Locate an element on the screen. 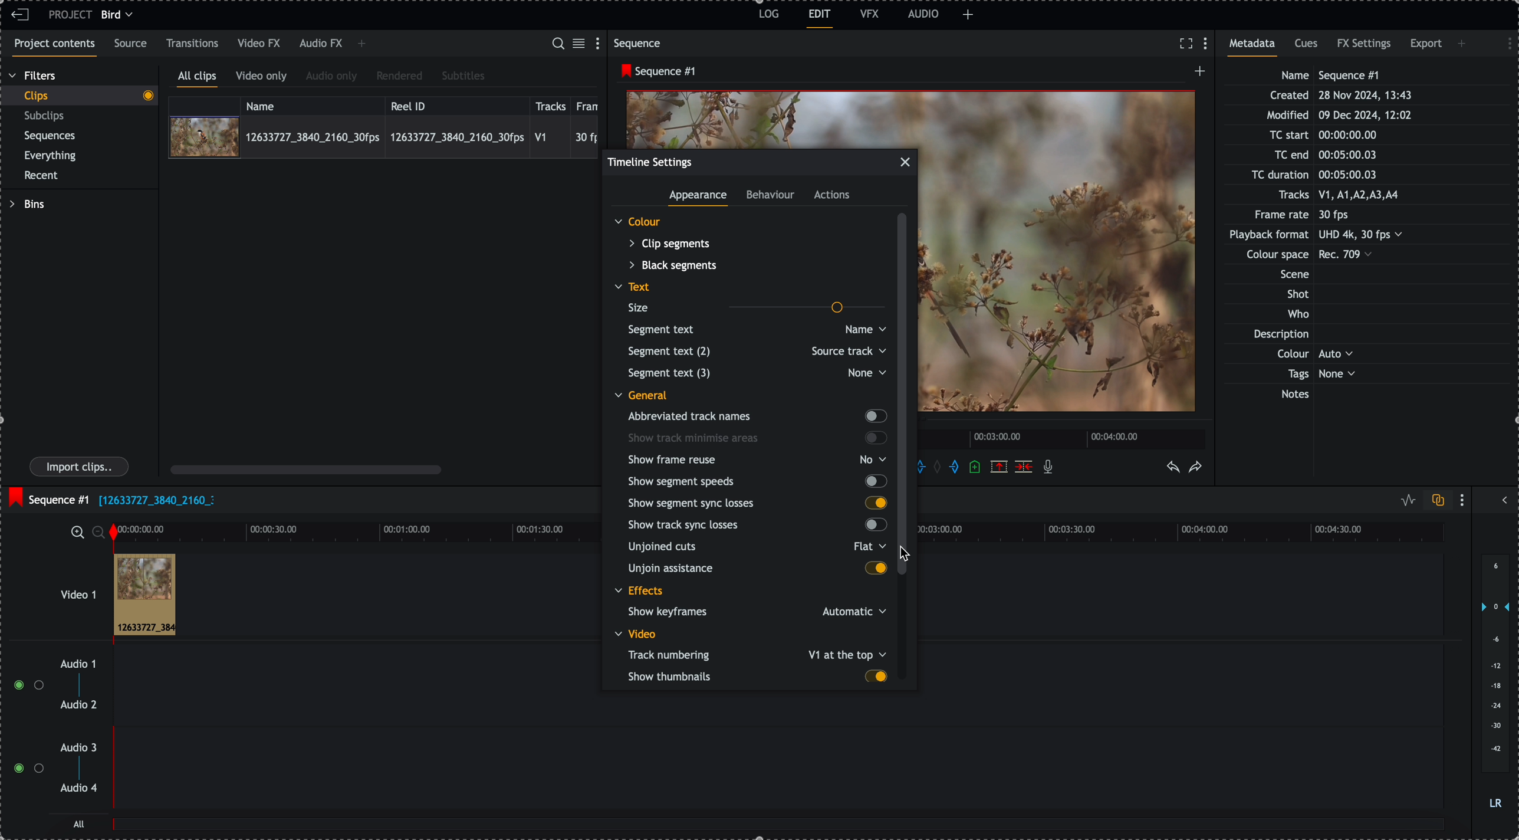 The width and height of the screenshot is (1519, 840). metadata is located at coordinates (1256, 47).